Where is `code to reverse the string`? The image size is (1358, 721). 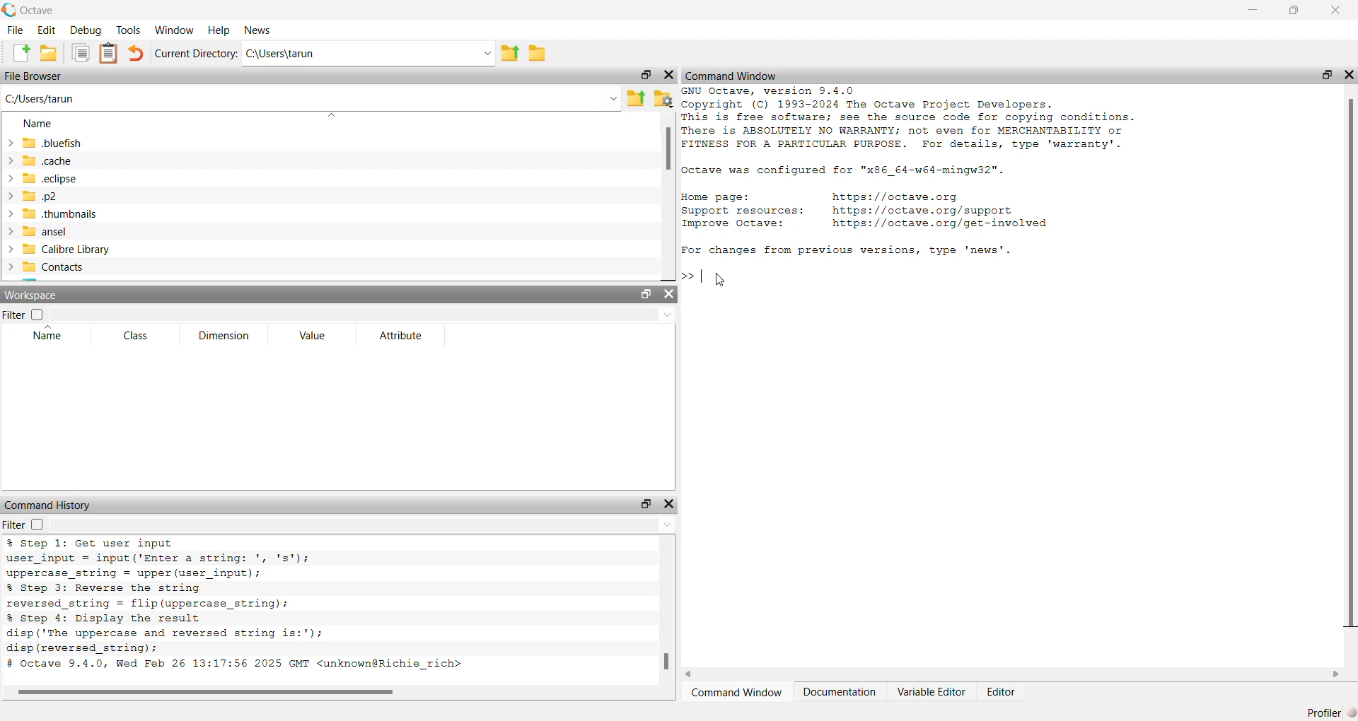 code to reverse the string is located at coordinates (178, 596).